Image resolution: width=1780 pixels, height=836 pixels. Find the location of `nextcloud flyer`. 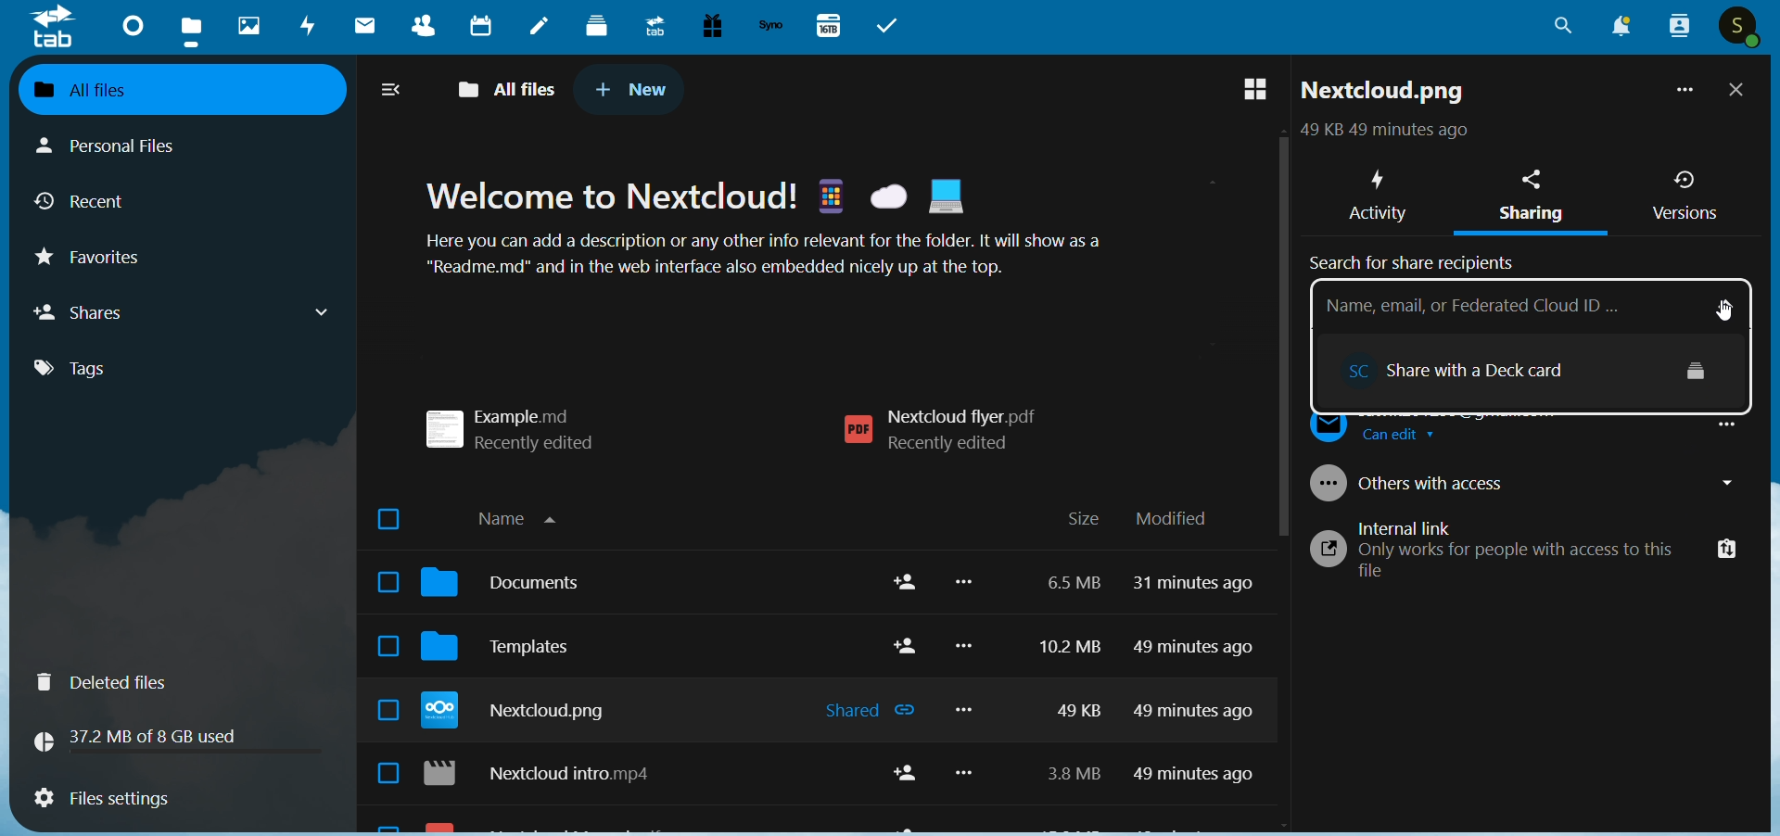

nextcloud flyer is located at coordinates (950, 431).